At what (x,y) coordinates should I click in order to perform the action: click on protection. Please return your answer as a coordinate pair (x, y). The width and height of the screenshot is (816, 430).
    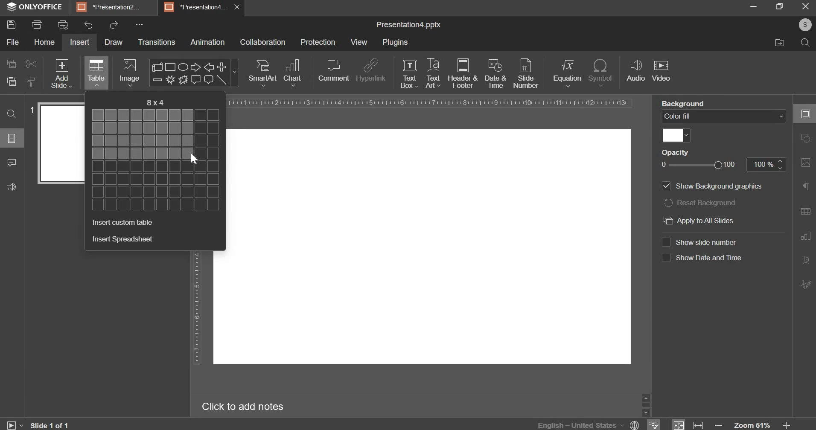
    Looking at the image, I should click on (318, 42).